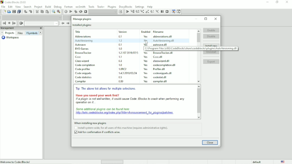  What do you see at coordinates (38, 7) in the screenshot?
I see `Project` at bounding box center [38, 7].